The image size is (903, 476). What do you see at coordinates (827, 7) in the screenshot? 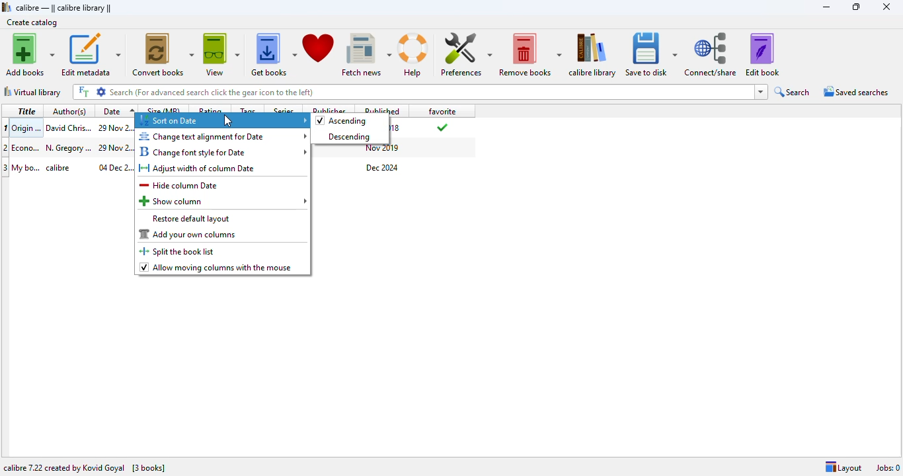
I see `minimize` at bounding box center [827, 7].